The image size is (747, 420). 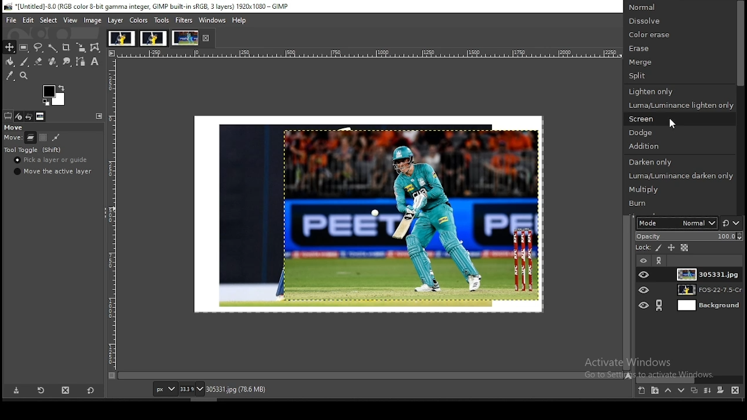 What do you see at coordinates (43, 138) in the screenshot?
I see `move selection` at bounding box center [43, 138].